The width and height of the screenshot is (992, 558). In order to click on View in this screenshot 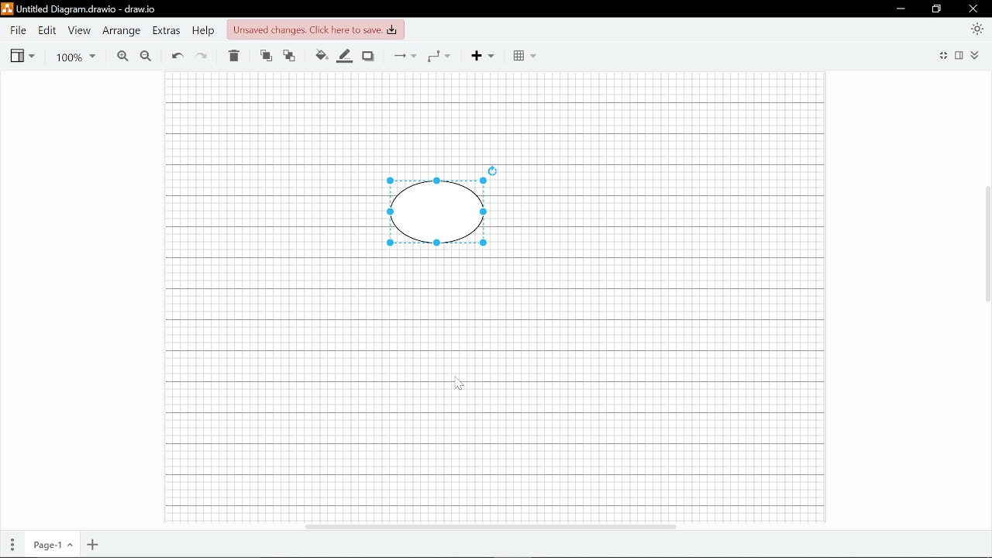, I will do `click(79, 31)`.